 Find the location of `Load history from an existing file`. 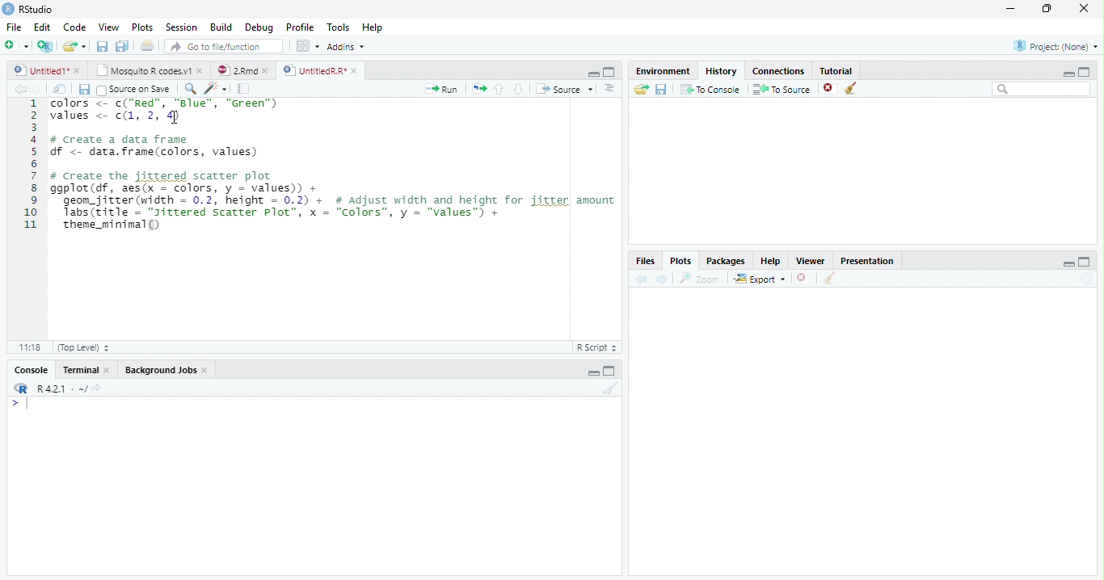

Load history from an existing file is located at coordinates (641, 89).